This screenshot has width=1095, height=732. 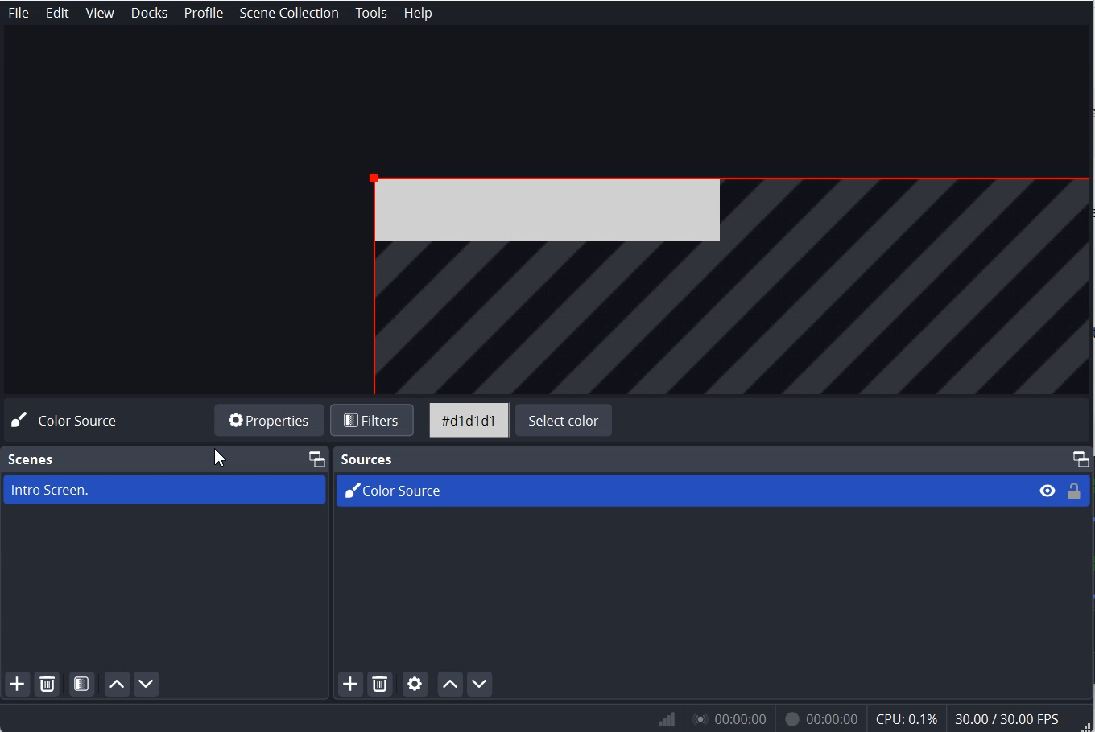 I want to click on Move Scene Down, so click(x=148, y=685).